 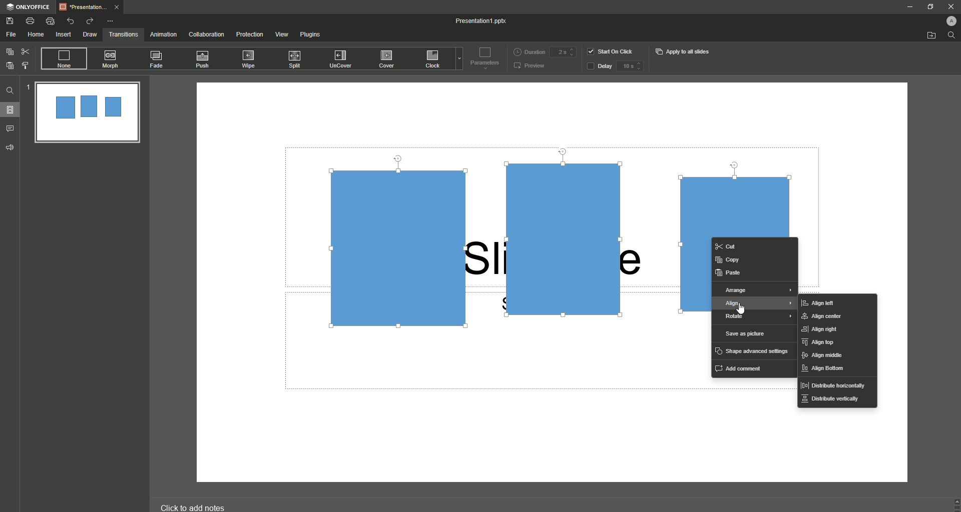 I want to click on duration input, so click(x=563, y=52).